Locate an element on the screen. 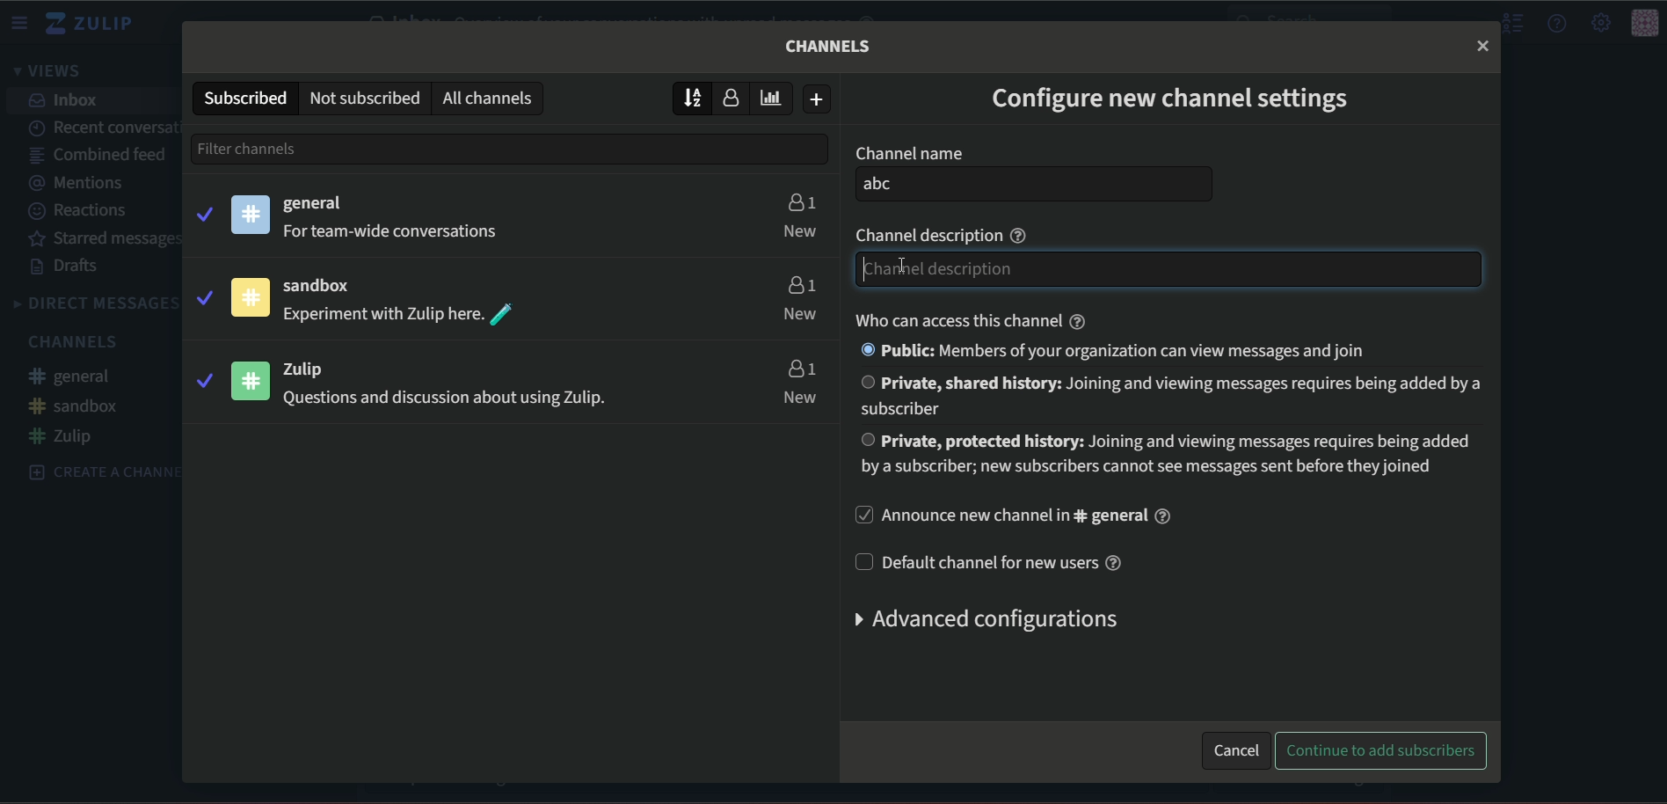 The width and height of the screenshot is (1667, 804). experience with zulip here is located at coordinates (401, 315).